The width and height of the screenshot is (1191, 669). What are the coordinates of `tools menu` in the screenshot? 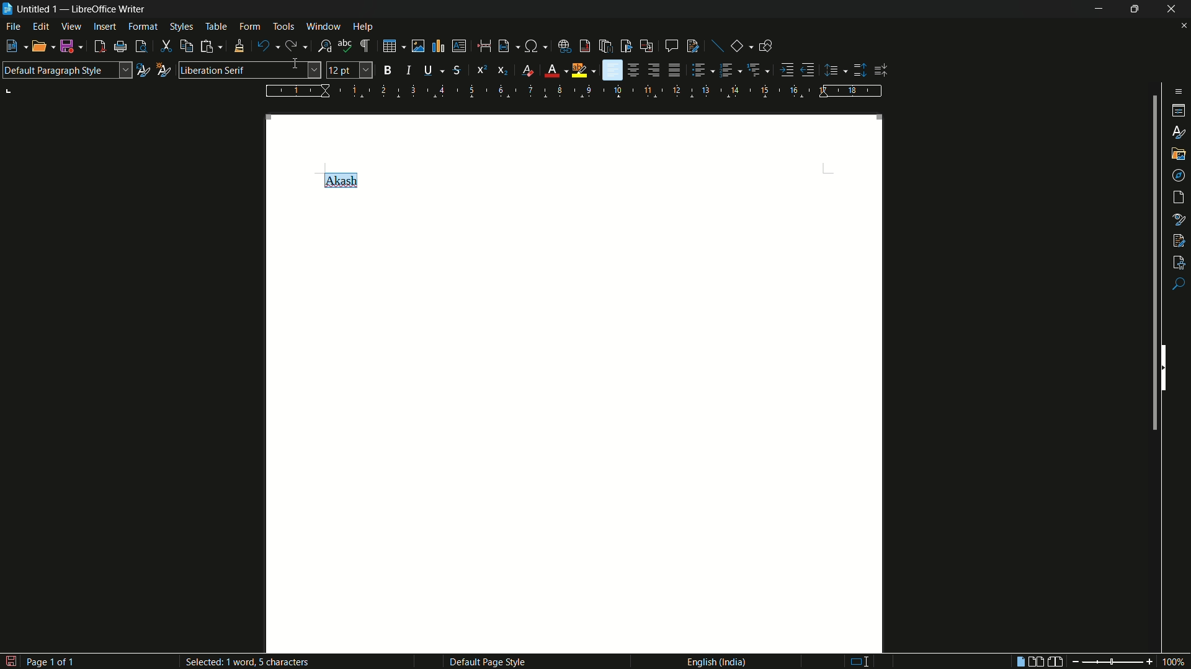 It's located at (283, 26).